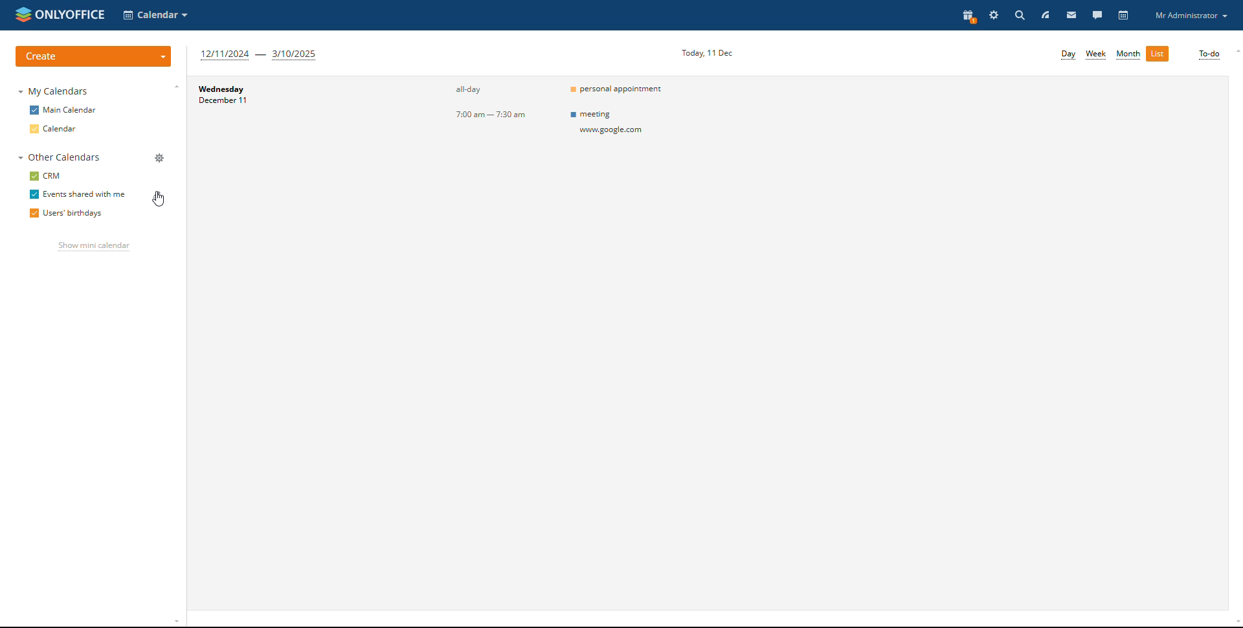 This screenshot has height=628, width=1243. Describe the element at coordinates (1018, 14) in the screenshot. I see `search` at that location.